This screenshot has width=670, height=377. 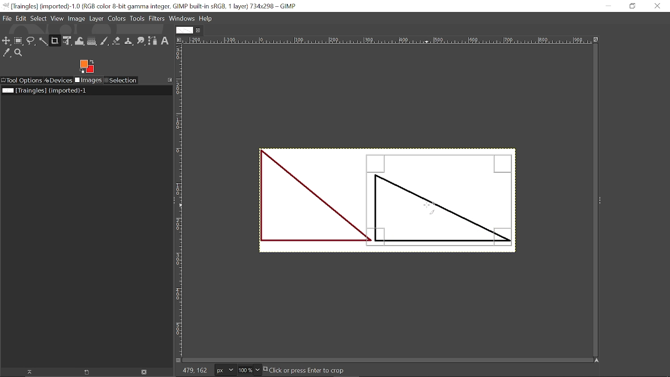 What do you see at coordinates (117, 19) in the screenshot?
I see `Colors` at bounding box center [117, 19].